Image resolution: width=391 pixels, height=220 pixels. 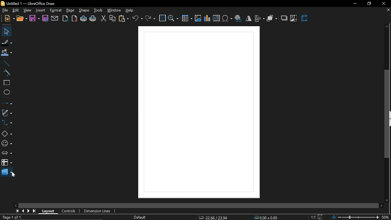 I want to click on move right, so click(x=382, y=205).